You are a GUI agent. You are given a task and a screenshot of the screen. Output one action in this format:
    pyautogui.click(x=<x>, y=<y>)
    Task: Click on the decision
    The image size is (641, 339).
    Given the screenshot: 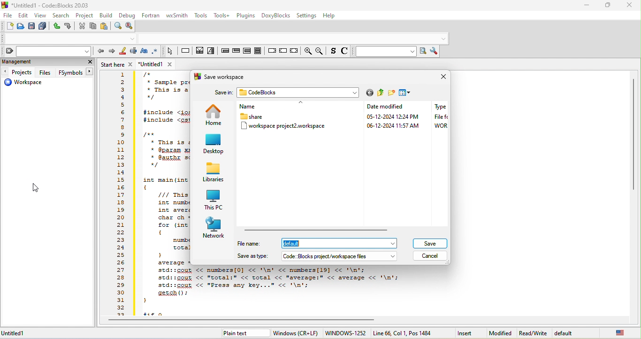 What is the action you would take?
    pyautogui.click(x=200, y=52)
    